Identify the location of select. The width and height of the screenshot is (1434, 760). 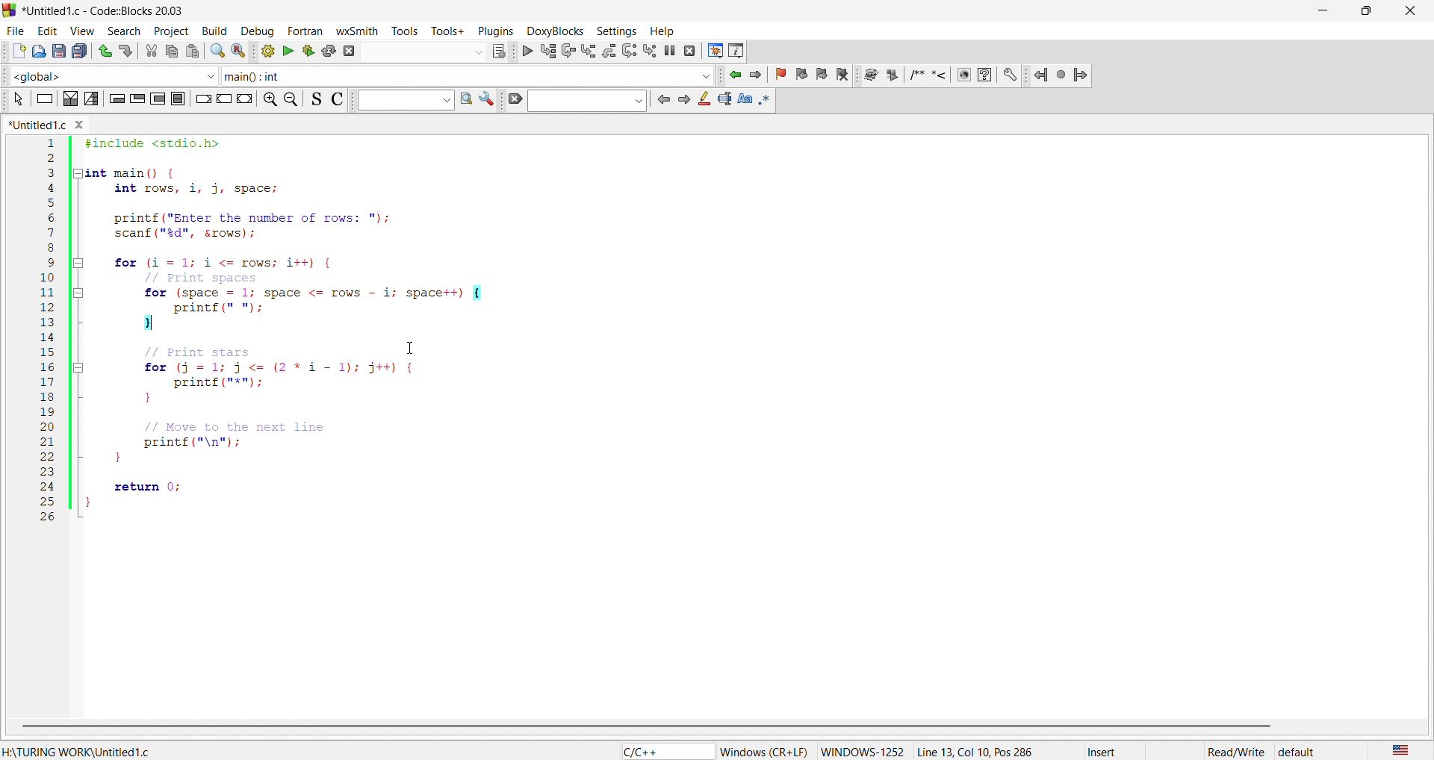
(17, 100).